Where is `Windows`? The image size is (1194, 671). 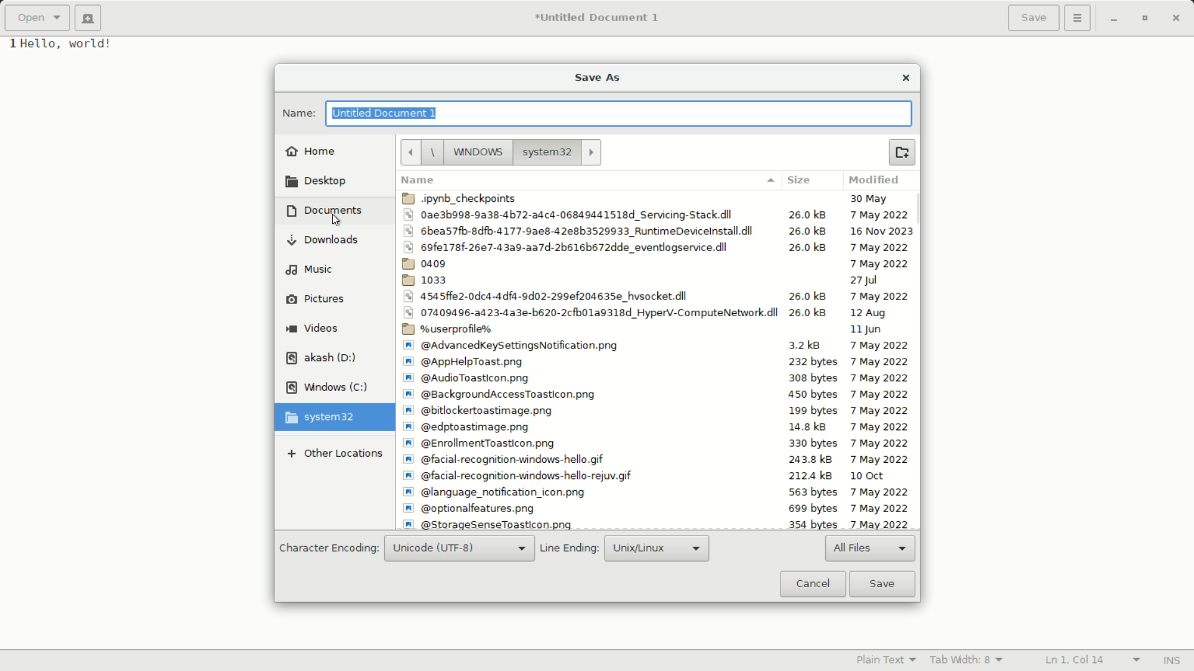
Windows is located at coordinates (469, 152).